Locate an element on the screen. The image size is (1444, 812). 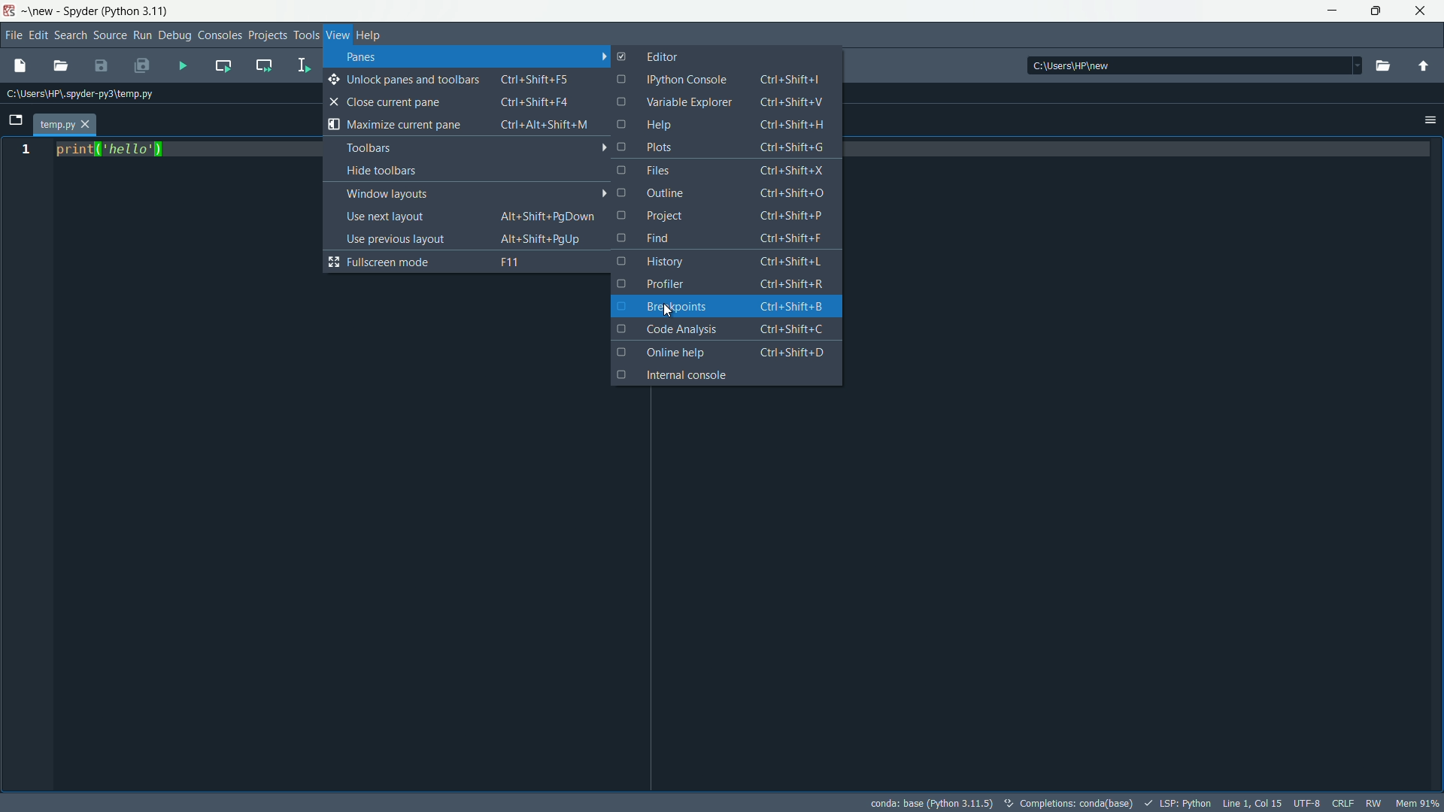
line number 1 is located at coordinates (24, 150).